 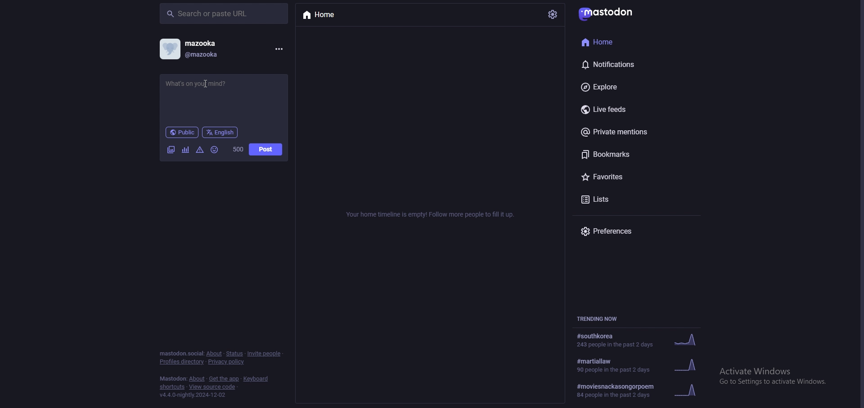 What do you see at coordinates (224, 14) in the screenshot?
I see `search bar` at bounding box center [224, 14].